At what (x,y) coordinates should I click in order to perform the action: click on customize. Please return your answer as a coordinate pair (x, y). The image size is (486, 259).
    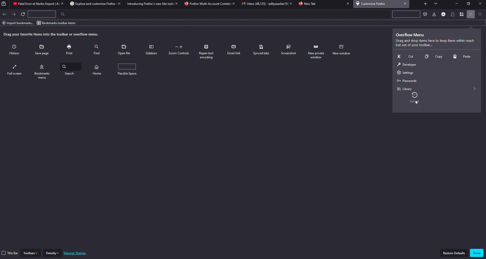
    Looking at the image, I should click on (372, 4).